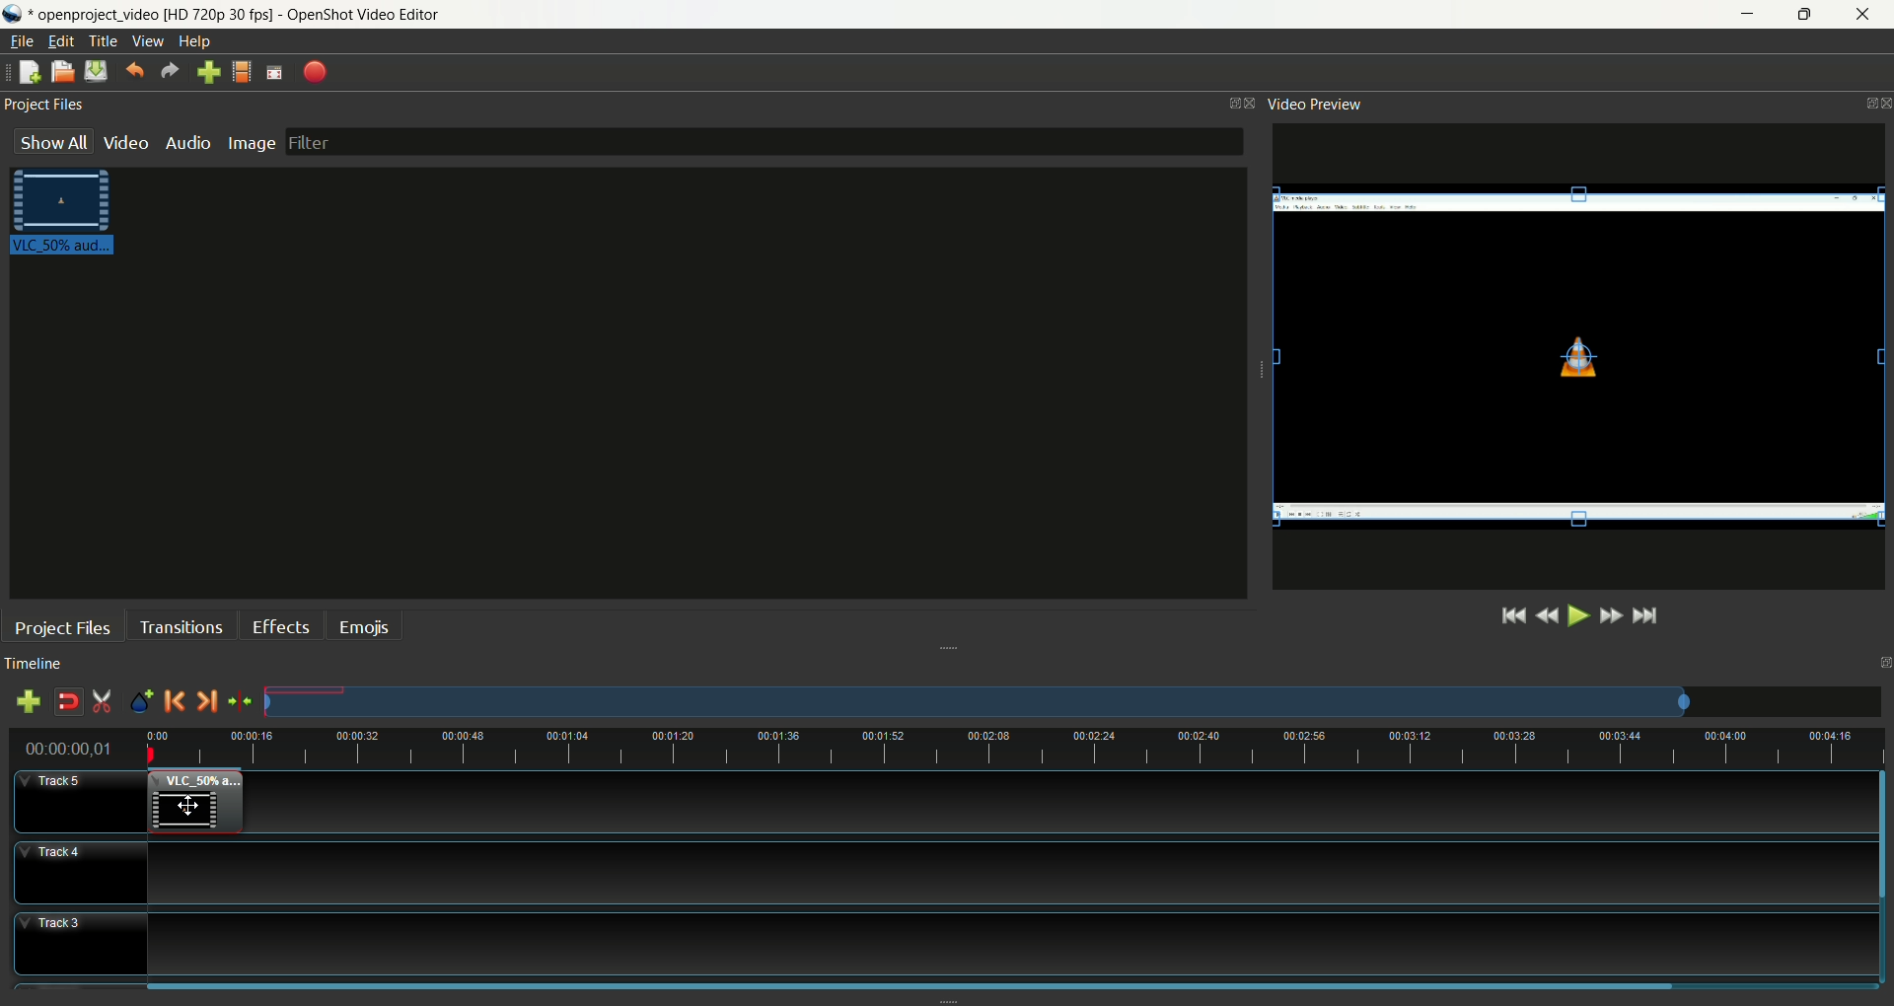 This screenshot has height=1006, width=1894. What do you see at coordinates (58, 41) in the screenshot?
I see `edit` at bounding box center [58, 41].